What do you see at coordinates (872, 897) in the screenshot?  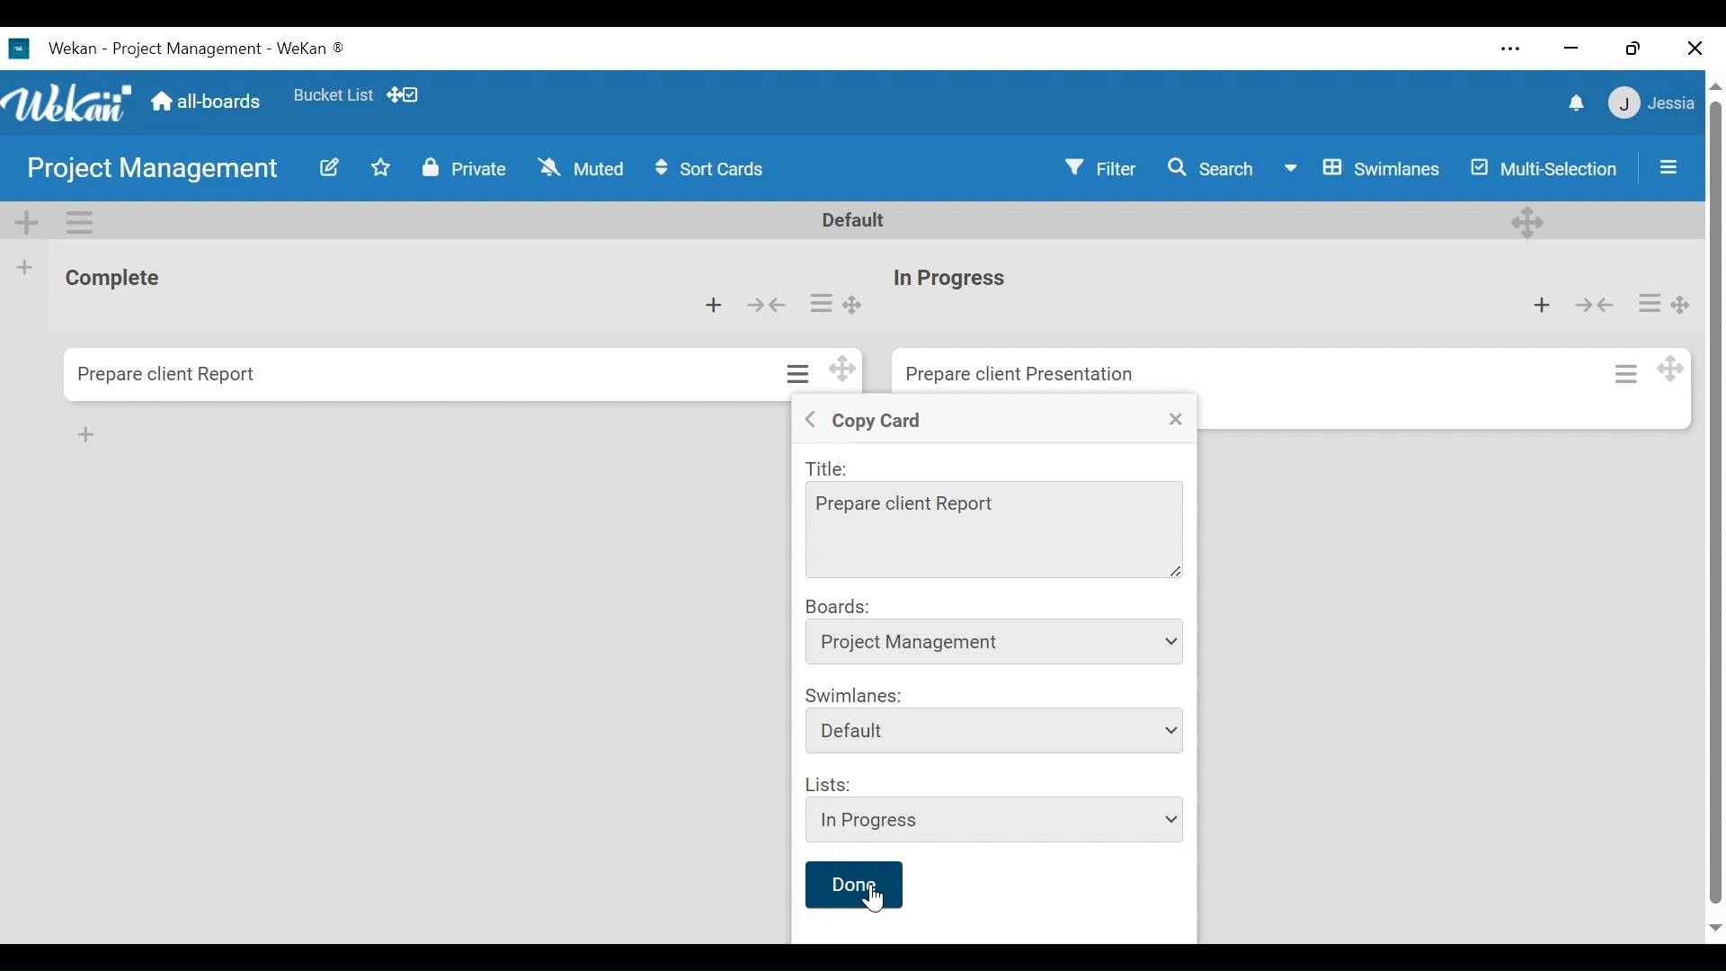 I see `Cursor` at bounding box center [872, 897].